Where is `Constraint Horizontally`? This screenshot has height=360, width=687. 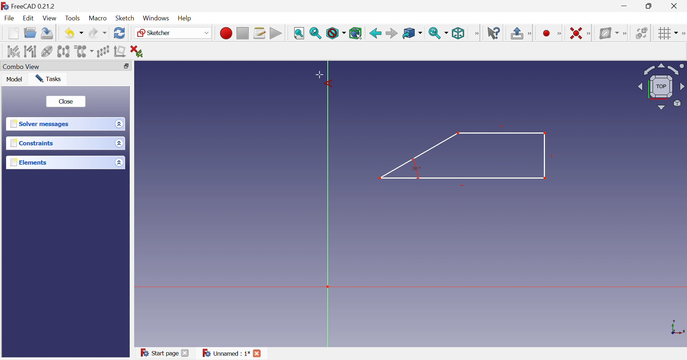 Constraint Horizontally is located at coordinates (571, 32).